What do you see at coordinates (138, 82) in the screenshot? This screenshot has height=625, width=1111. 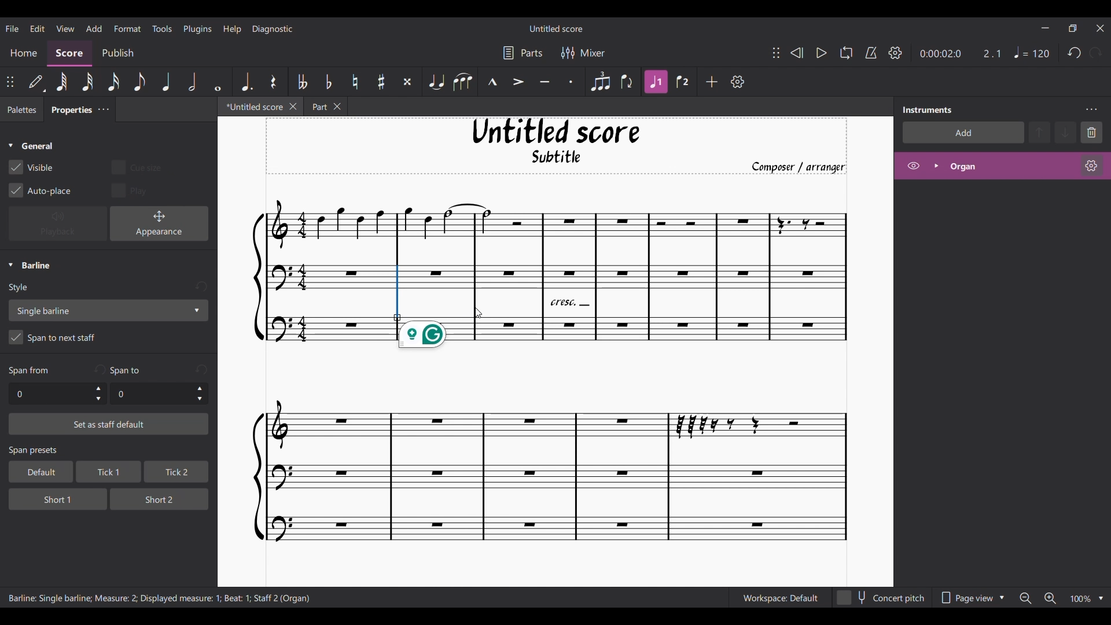 I see `8th note` at bounding box center [138, 82].